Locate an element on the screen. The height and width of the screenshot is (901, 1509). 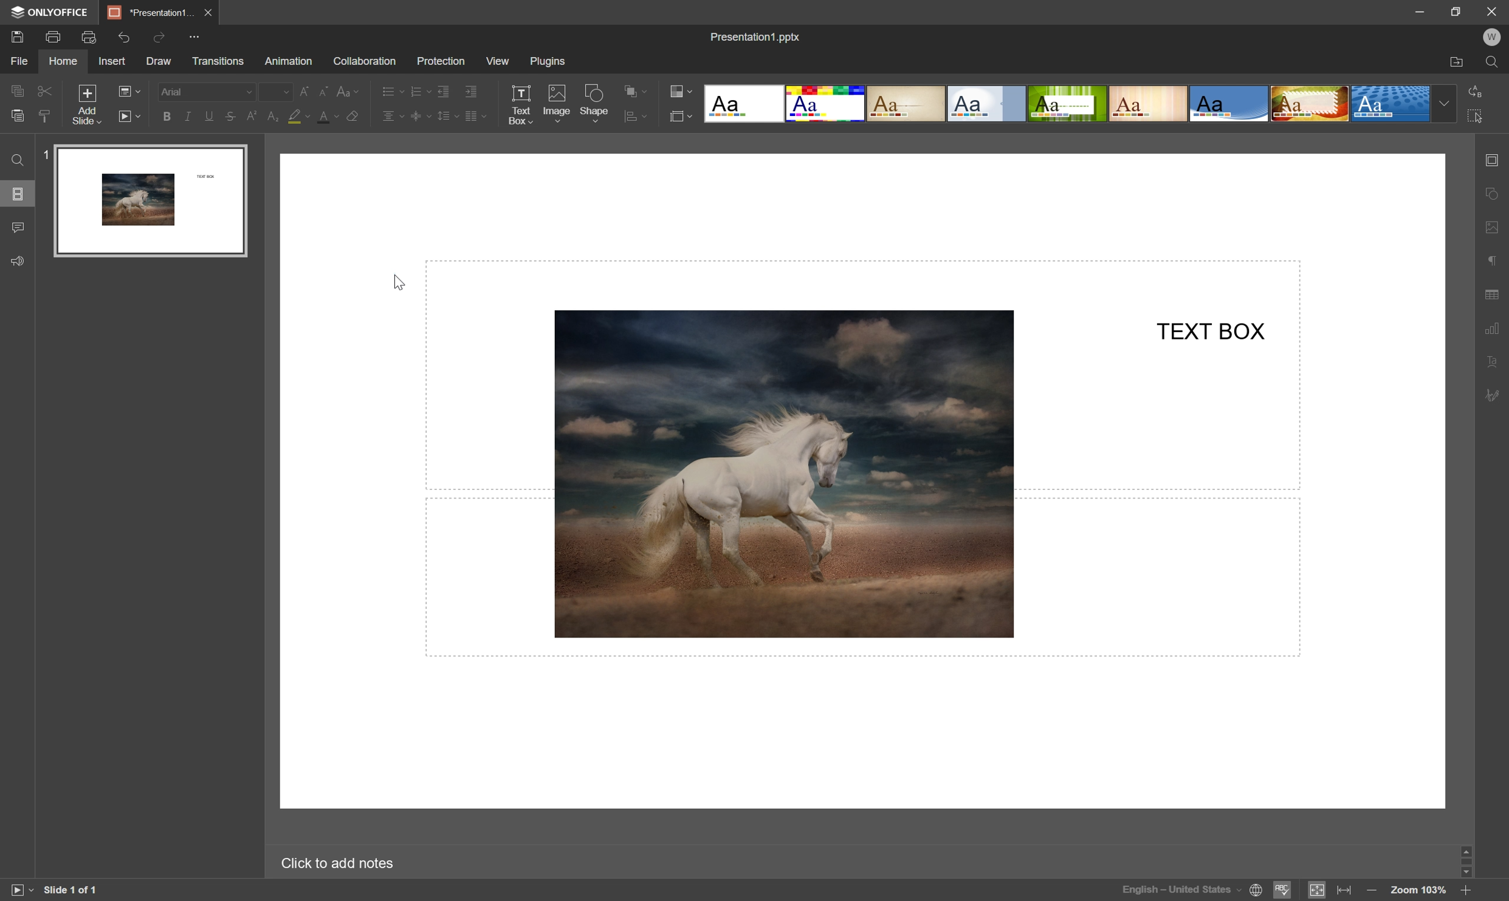
change slide layout is located at coordinates (128, 90).